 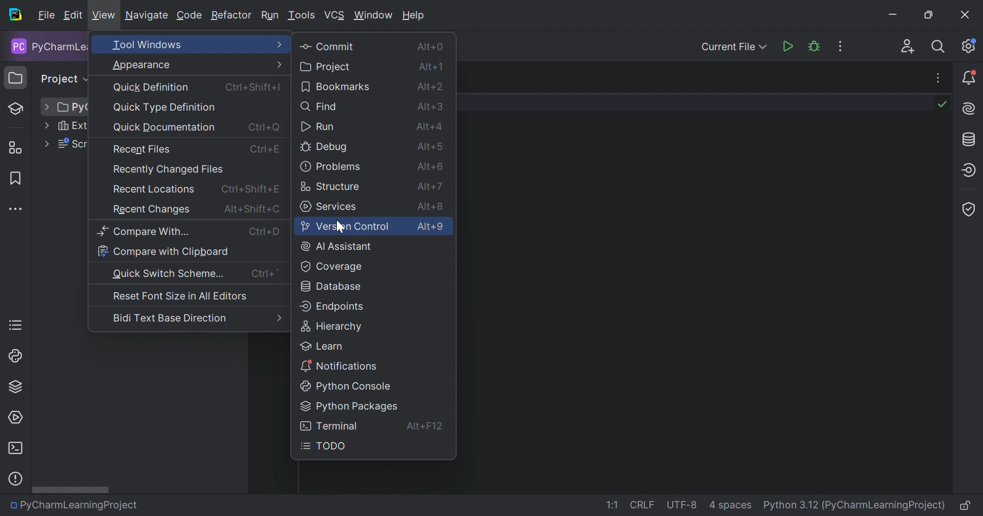 What do you see at coordinates (189, 16) in the screenshot?
I see `Code` at bounding box center [189, 16].